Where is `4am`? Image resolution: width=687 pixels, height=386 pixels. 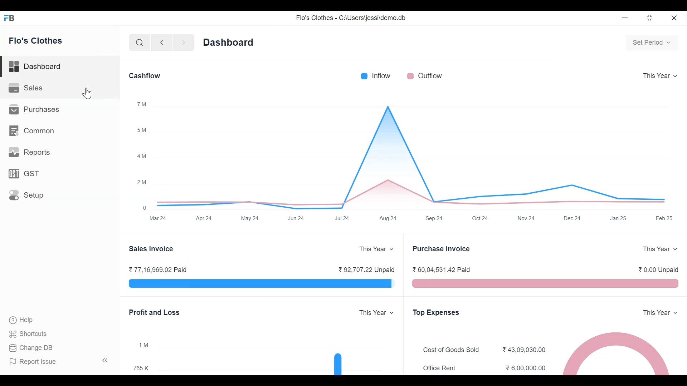
4am is located at coordinates (142, 155).